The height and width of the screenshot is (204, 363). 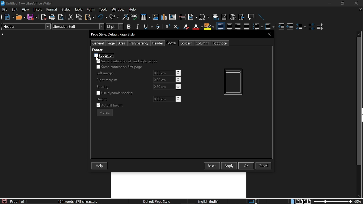 What do you see at coordinates (308, 201) in the screenshot?
I see `Book view` at bounding box center [308, 201].